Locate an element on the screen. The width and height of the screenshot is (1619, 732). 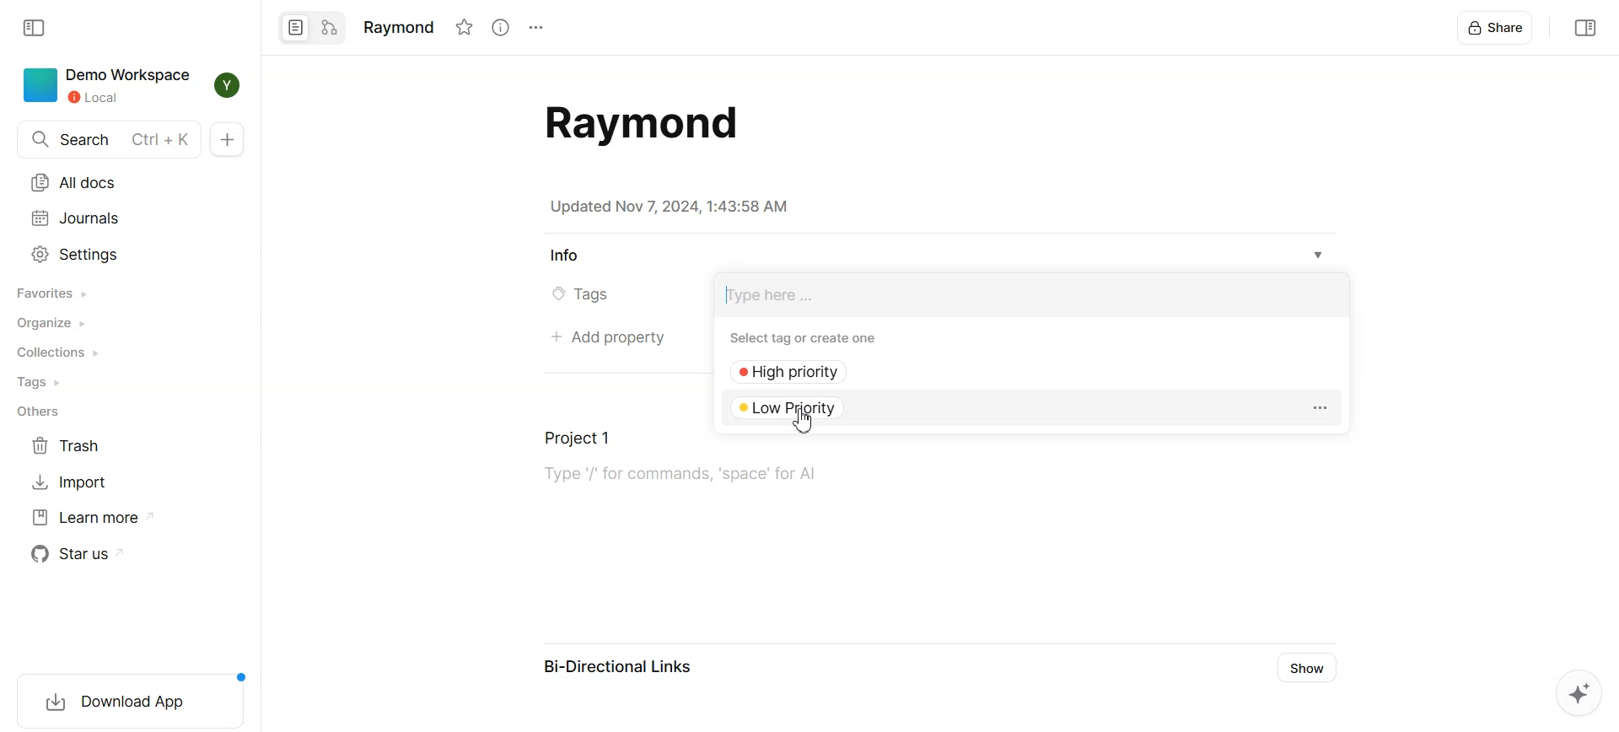
text cursor is located at coordinates (728, 293).